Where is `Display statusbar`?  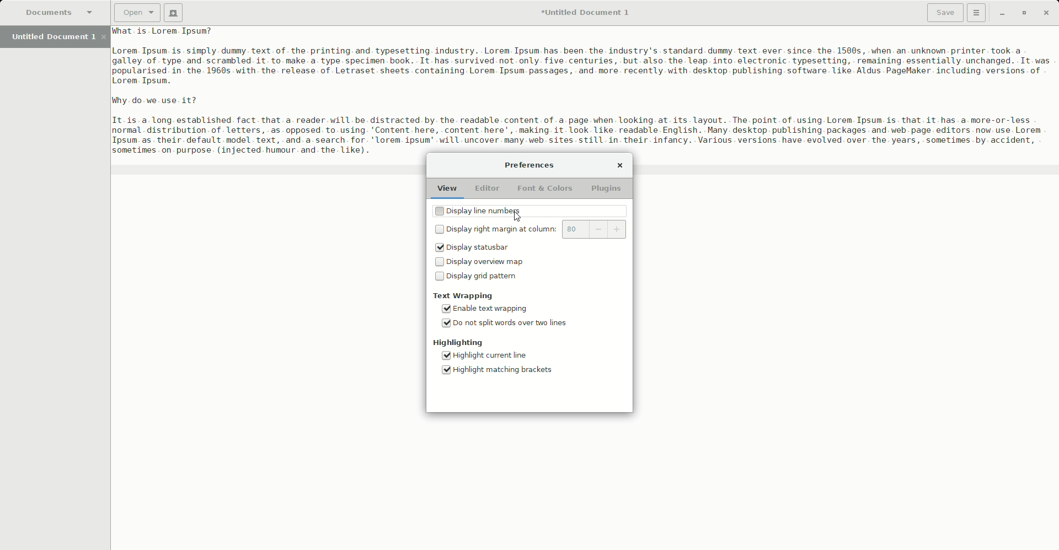 Display statusbar is located at coordinates (474, 248).